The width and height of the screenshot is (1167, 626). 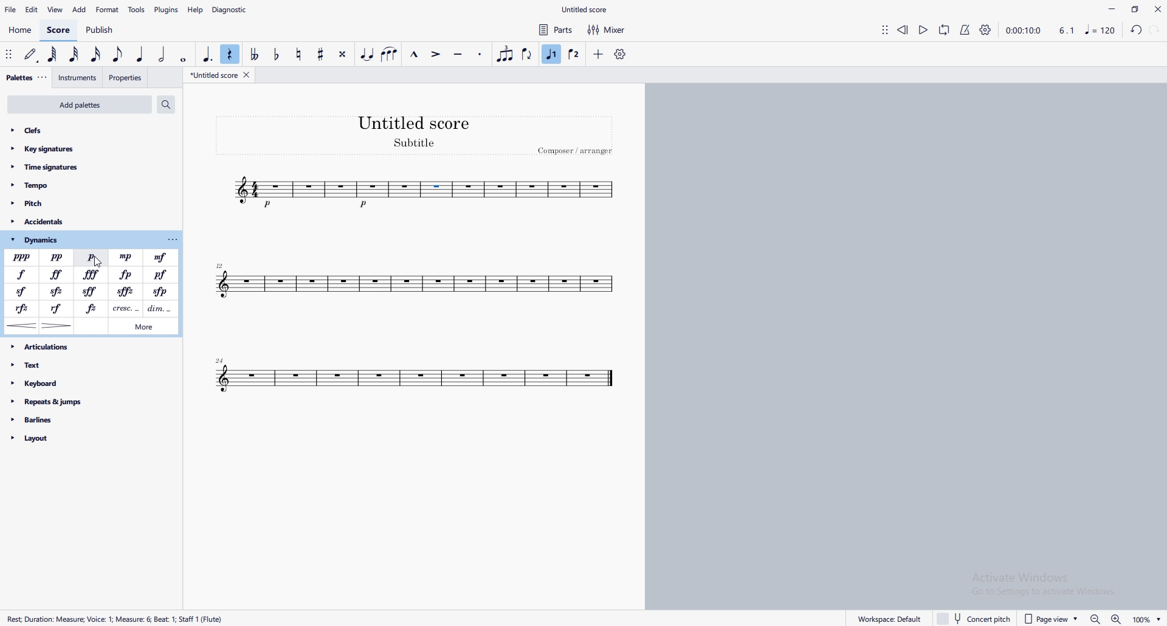 What do you see at coordinates (1053, 586) in the screenshot?
I see `Activate windows pop up` at bounding box center [1053, 586].